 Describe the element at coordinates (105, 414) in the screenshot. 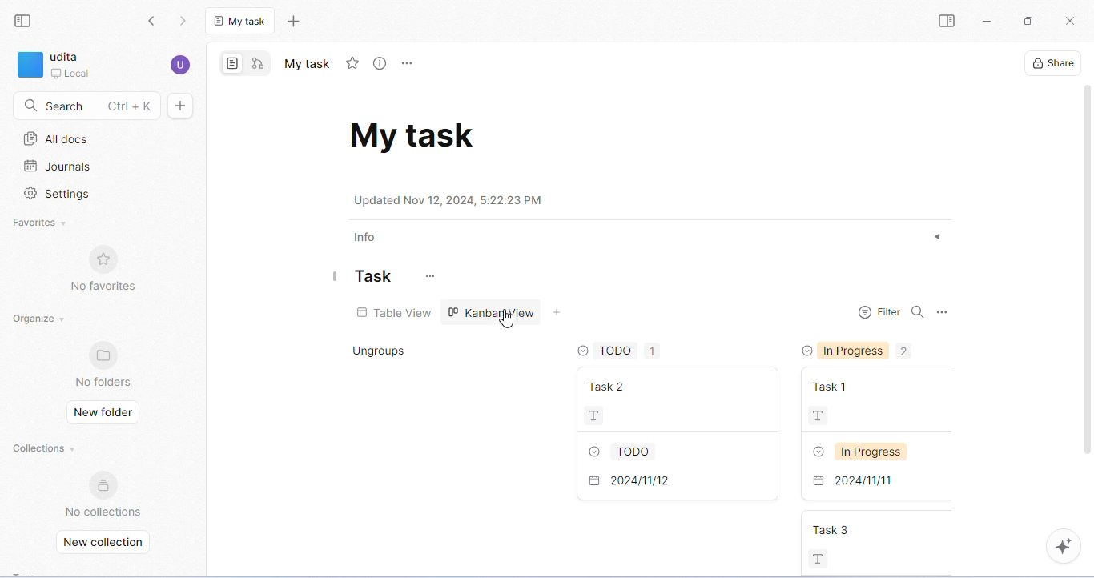

I see `new folder` at that location.